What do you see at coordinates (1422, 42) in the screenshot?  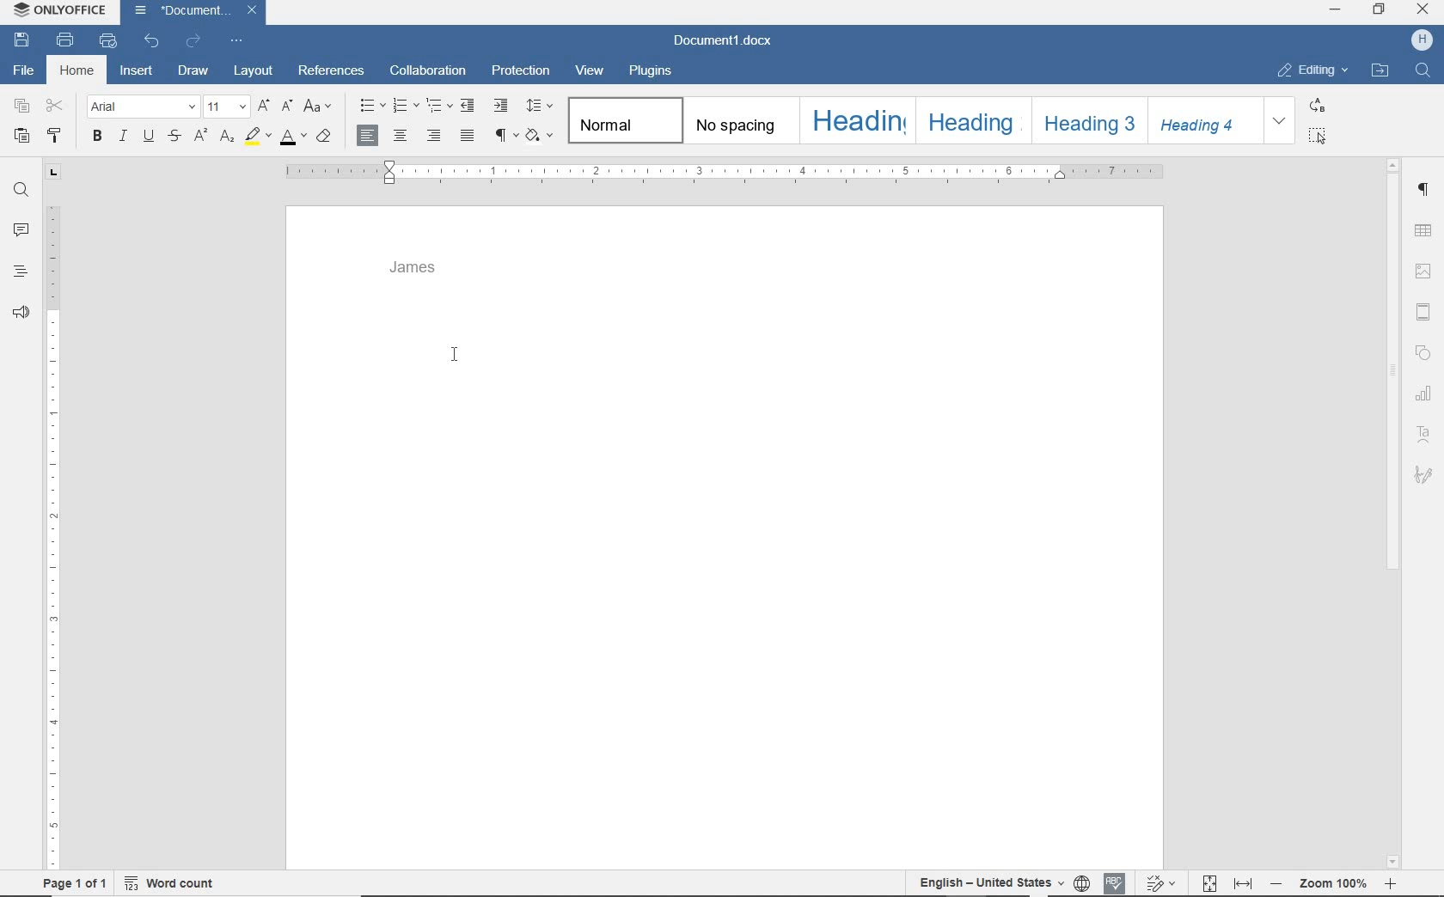 I see `profile` at bounding box center [1422, 42].